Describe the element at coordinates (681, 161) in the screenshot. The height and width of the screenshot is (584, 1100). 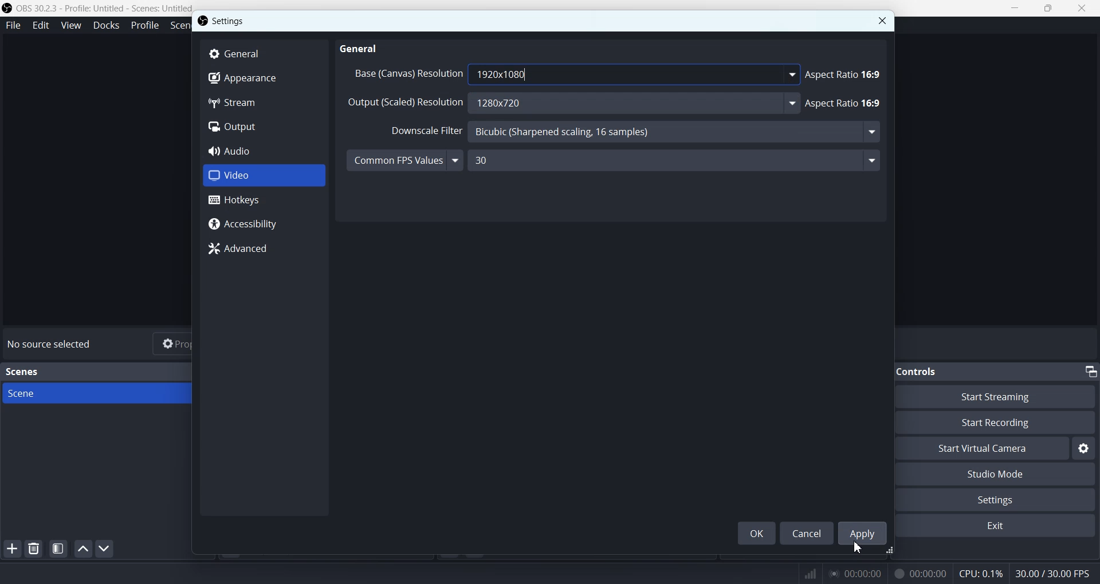
I see `30 ` at that location.